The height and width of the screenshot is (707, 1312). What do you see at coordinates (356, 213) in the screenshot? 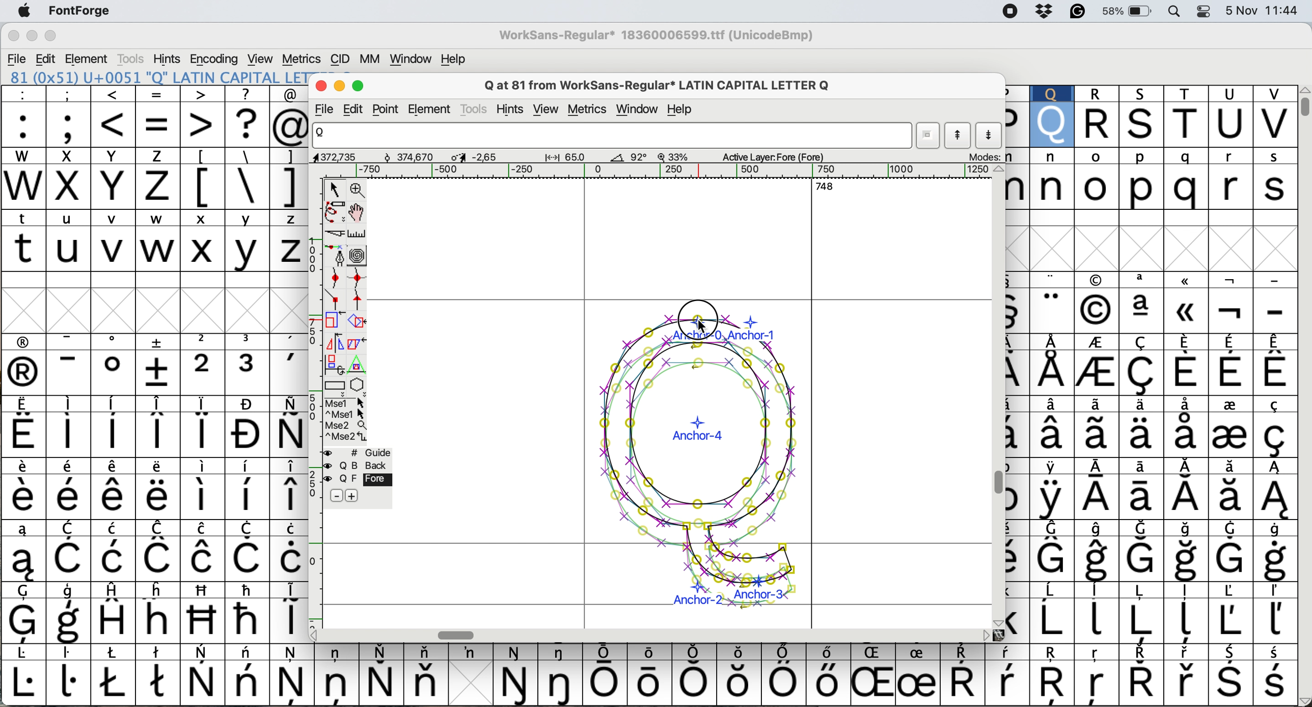
I see `scroll by hand` at bounding box center [356, 213].